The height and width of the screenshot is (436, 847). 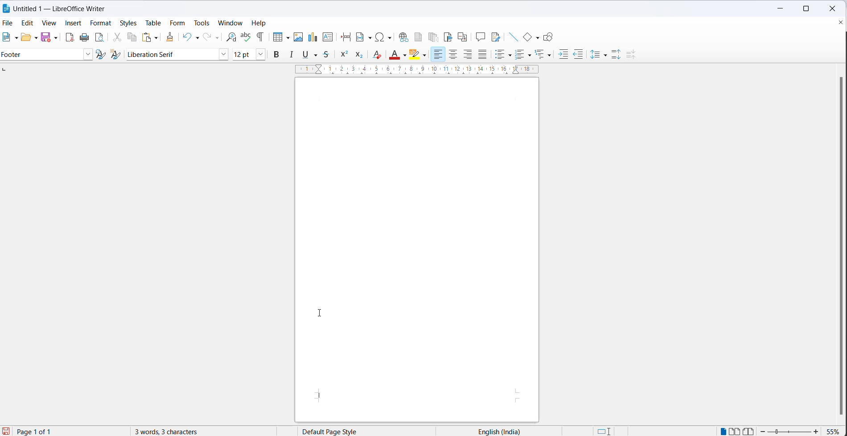 I want to click on file, so click(x=9, y=22).